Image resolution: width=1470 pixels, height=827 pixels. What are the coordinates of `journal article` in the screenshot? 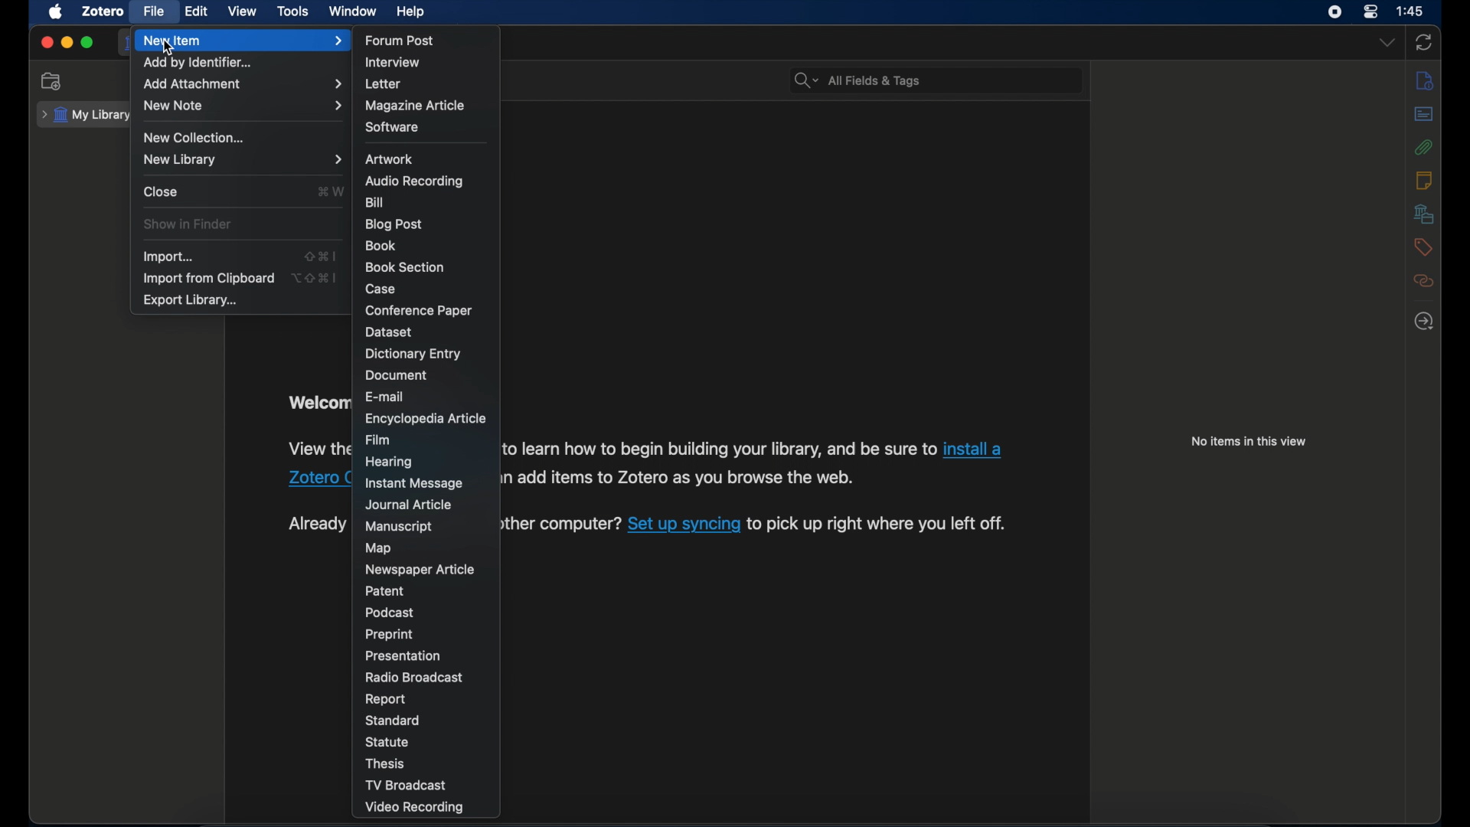 It's located at (407, 505).